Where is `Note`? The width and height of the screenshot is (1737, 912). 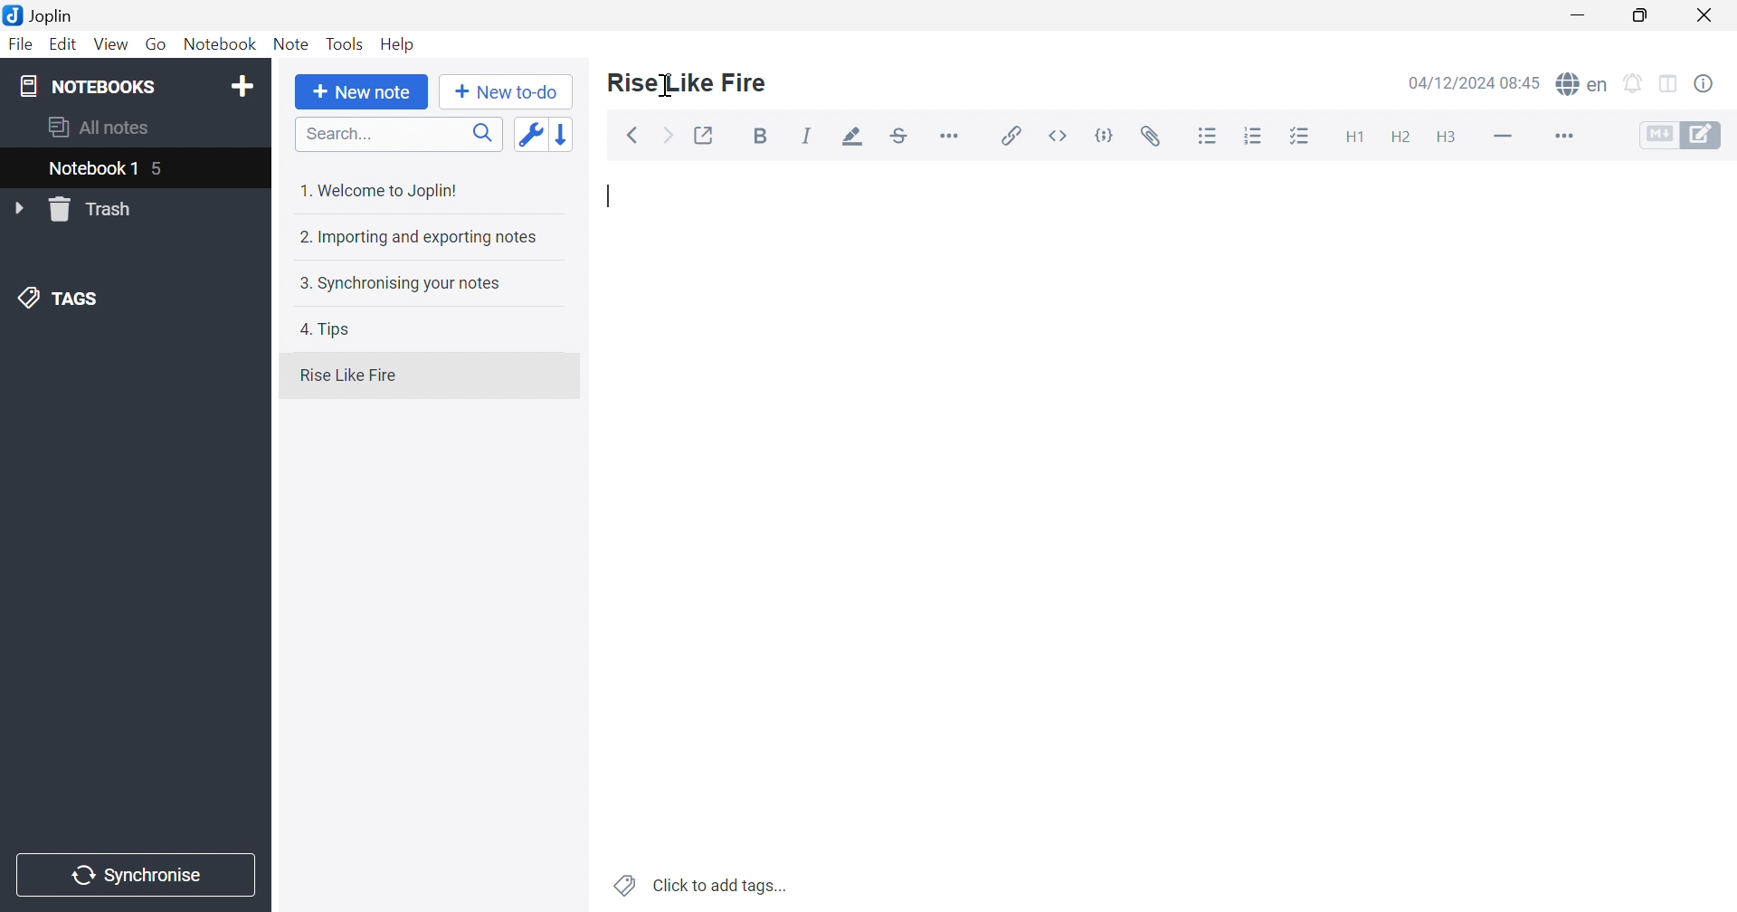 Note is located at coordinates (292, 44).